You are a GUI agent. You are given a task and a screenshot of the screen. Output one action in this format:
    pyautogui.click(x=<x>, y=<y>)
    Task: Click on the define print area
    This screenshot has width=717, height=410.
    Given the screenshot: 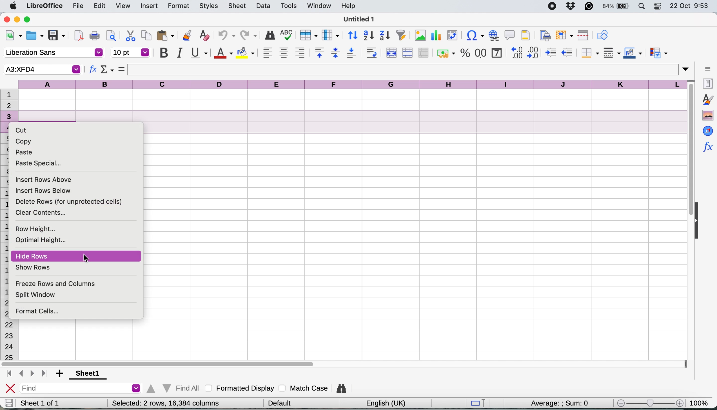 What is the action you would take?
    pyautogui.click(x=544, y=35)
    